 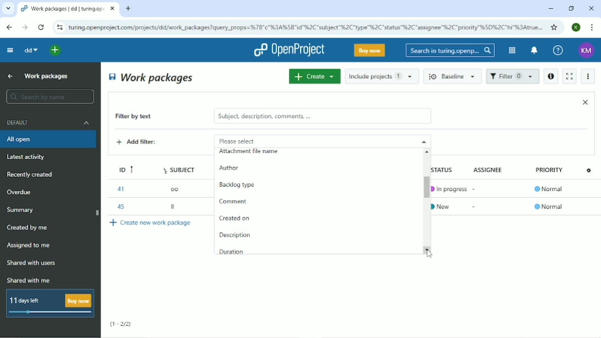 What do you see at coordinates (29, 246) in the screenshot?
I see `Assigned to me` at bounding box center [29, 246].